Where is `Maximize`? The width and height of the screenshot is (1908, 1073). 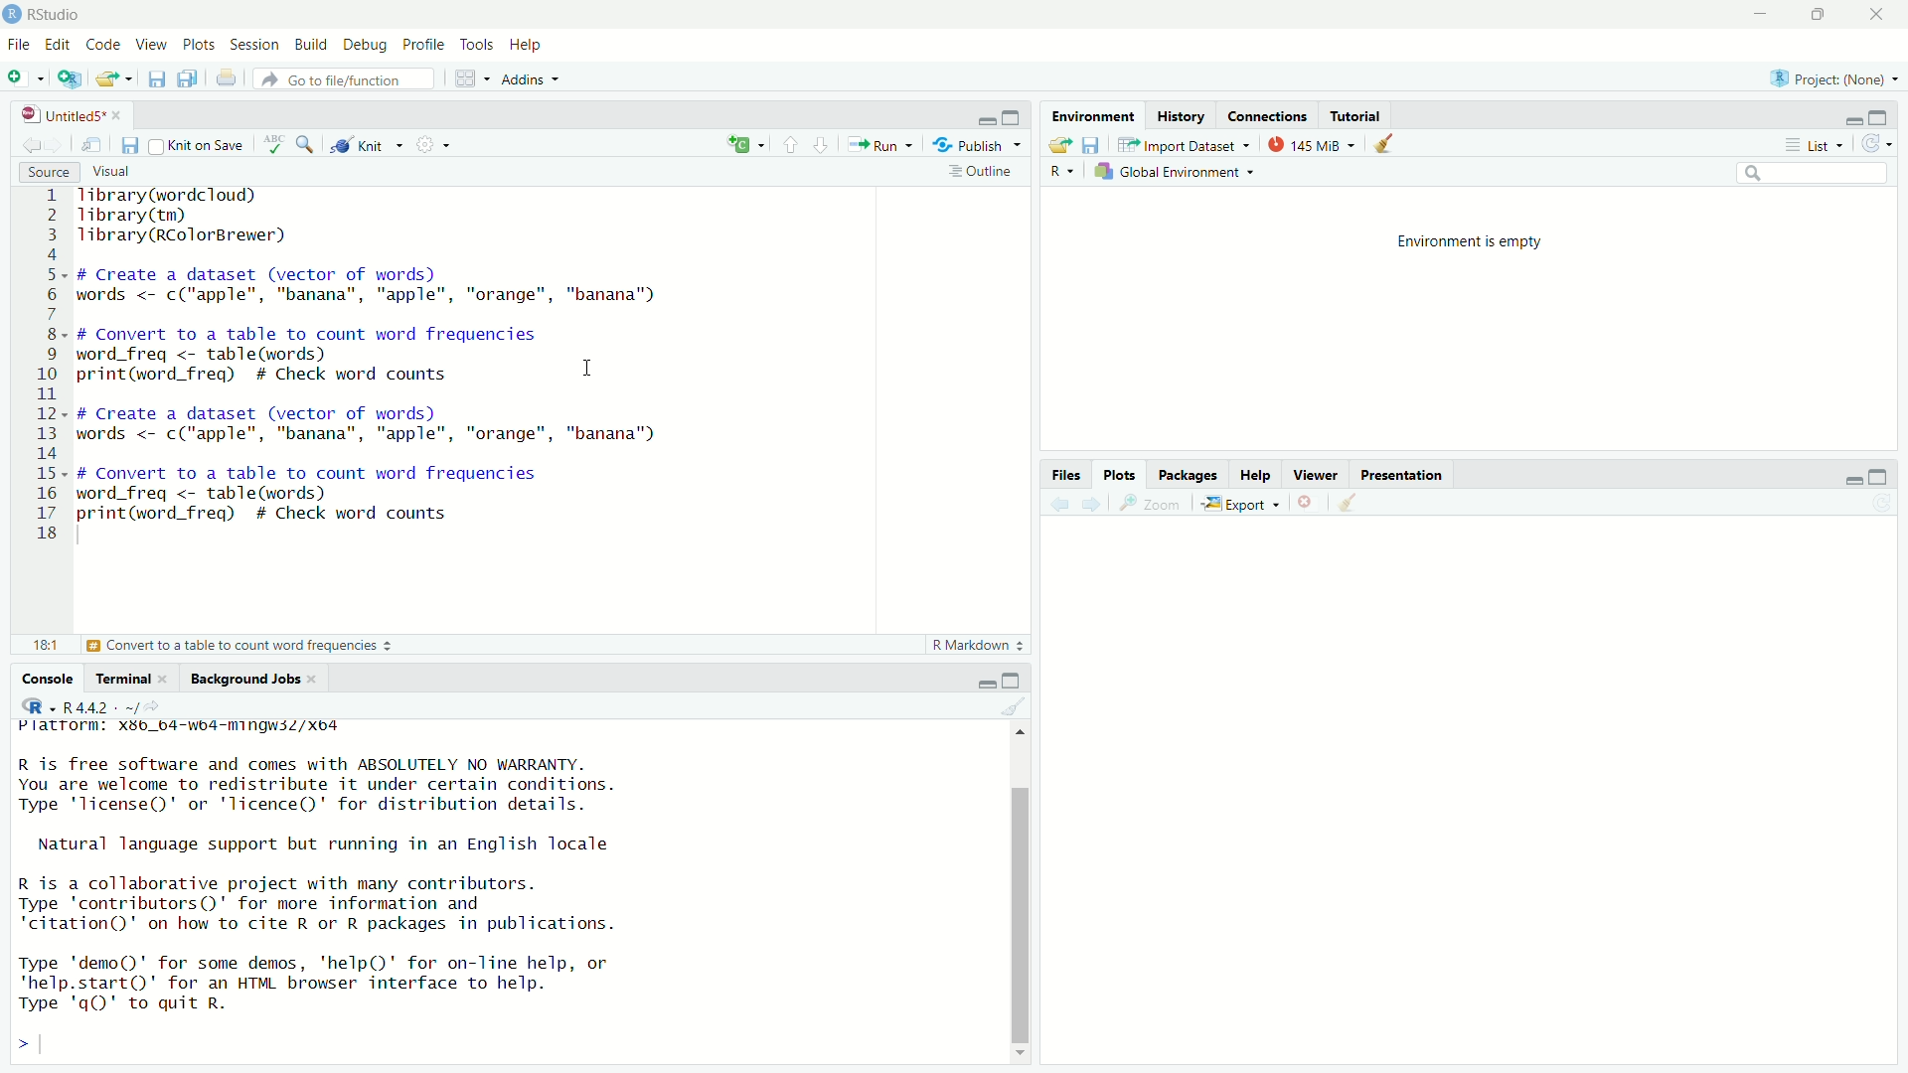
Maximize is located at coordinates (1015, 118).